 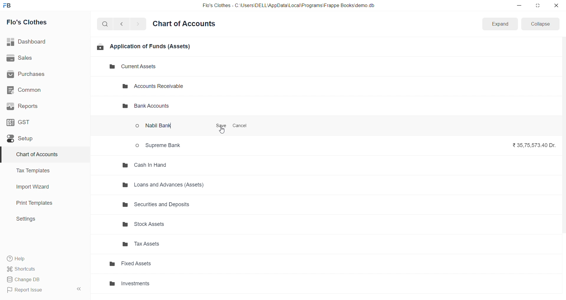 I want to click on navigate forward, so click(x=138, y=24).